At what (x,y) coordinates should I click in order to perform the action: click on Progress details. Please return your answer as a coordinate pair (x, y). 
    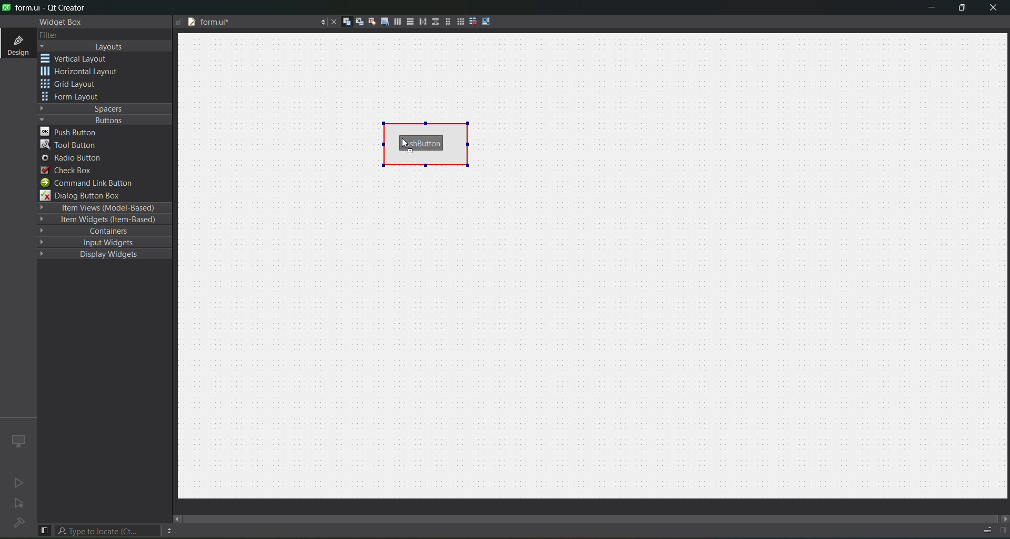
    Looking at the image, I should click on (982, 528).